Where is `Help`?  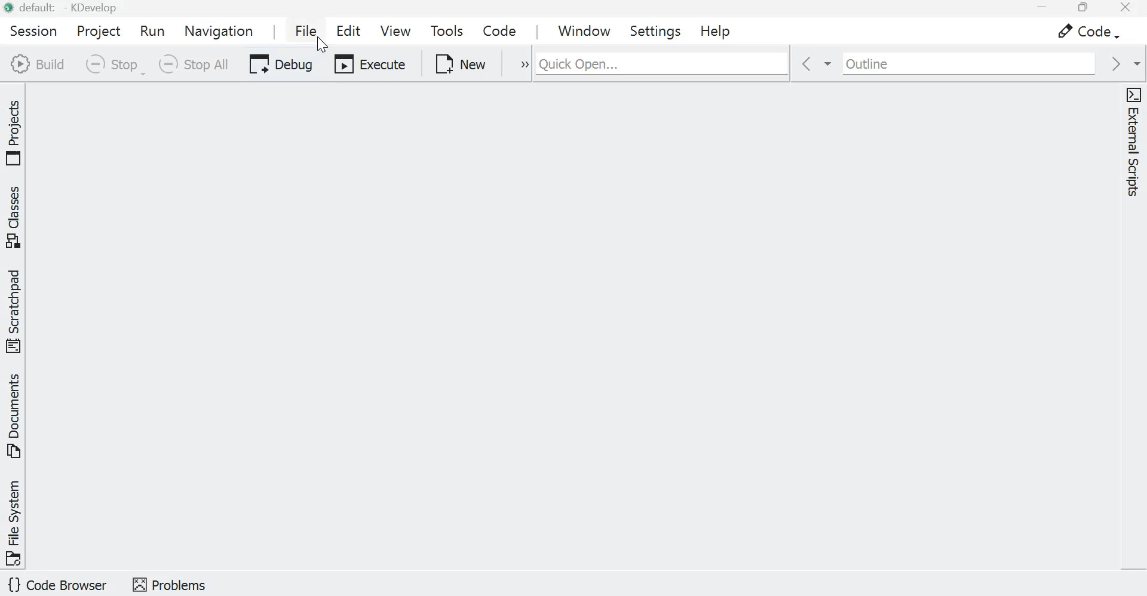
Help is located at coordinates (714, 30).